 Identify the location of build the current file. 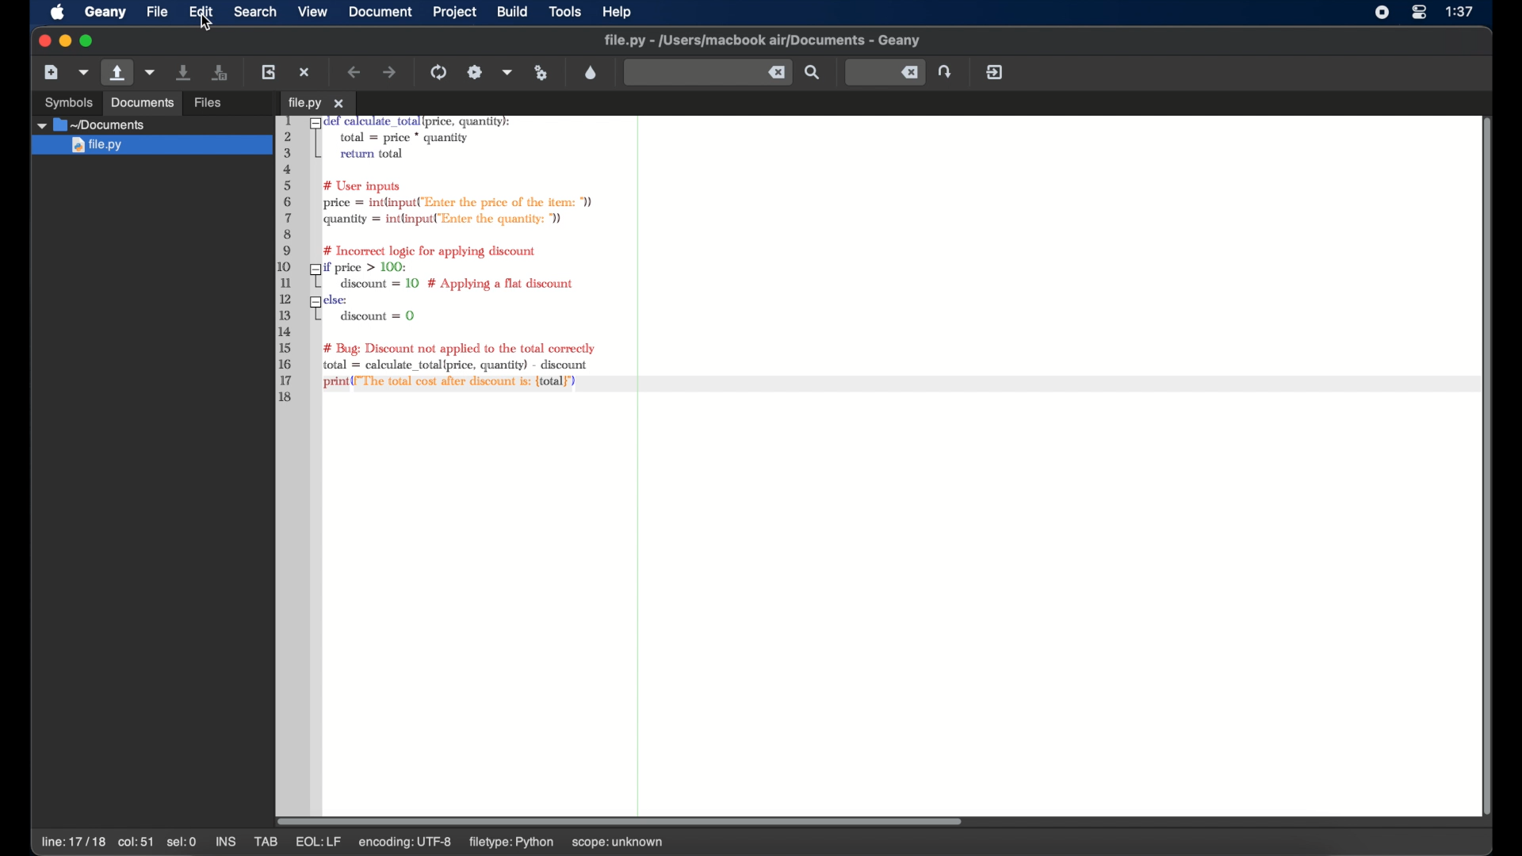
(476, 71).